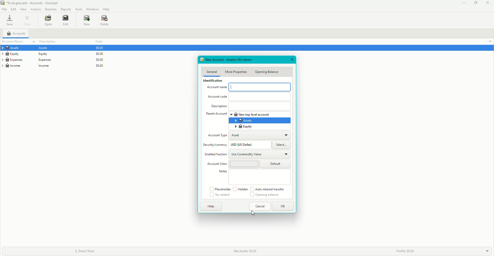  What do you see at coordinates (244, 145) in the screenshot?
I see `USD` at bounding box center [244, 145].